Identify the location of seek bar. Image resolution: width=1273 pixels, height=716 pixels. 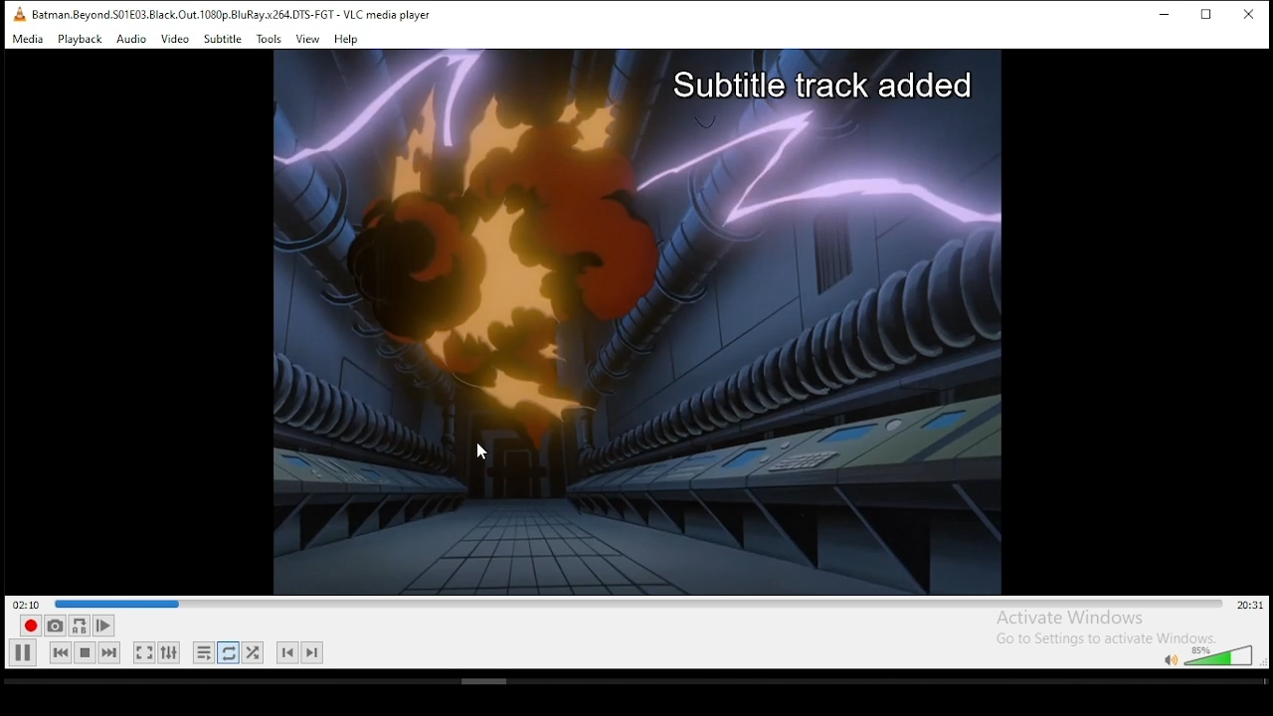
(638, 603).